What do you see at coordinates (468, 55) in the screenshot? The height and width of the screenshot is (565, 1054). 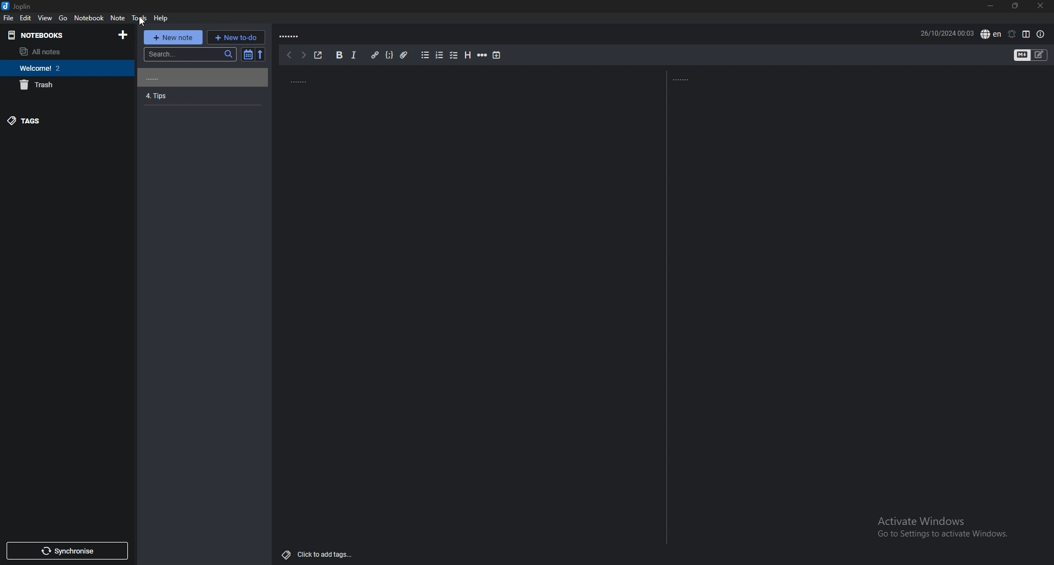 I see `heading` at bounding box center [468, 55].